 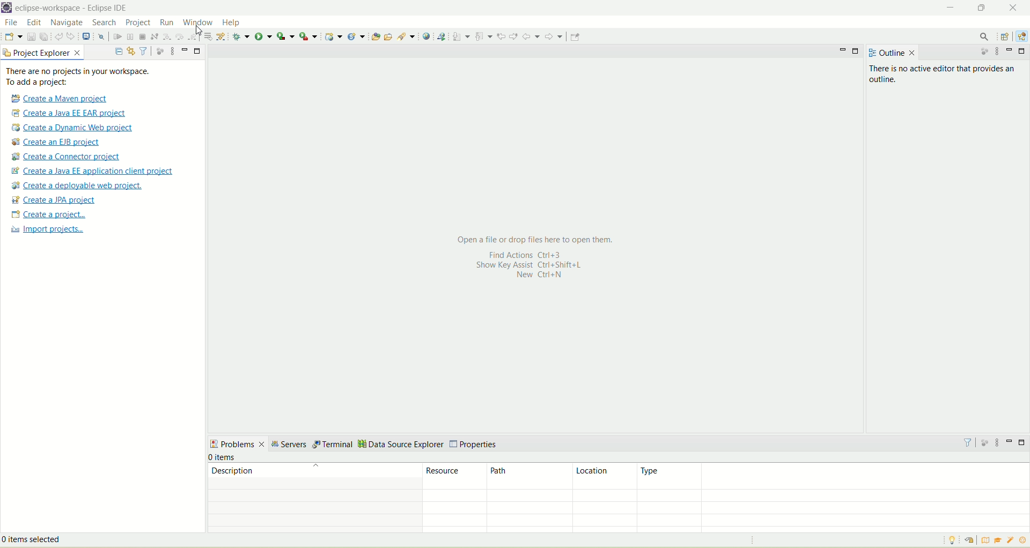 I want to click on debug, so click(x=244, y=37).